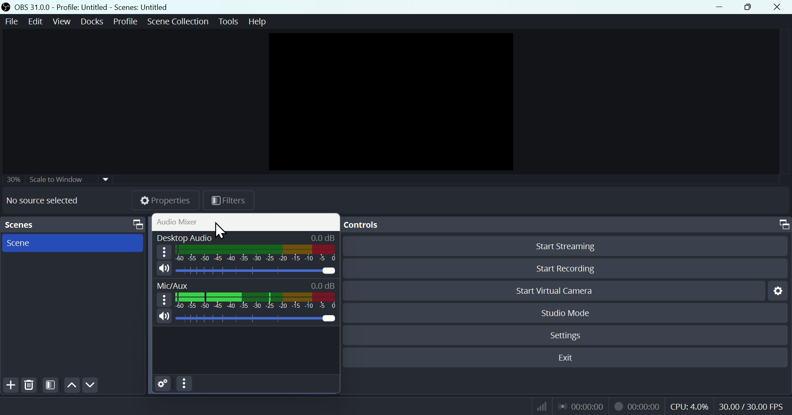 The image size is (792, 415). Describe the element at coordinates (59, 181) in the screenshot. I see `30% Scale to window` at that location.